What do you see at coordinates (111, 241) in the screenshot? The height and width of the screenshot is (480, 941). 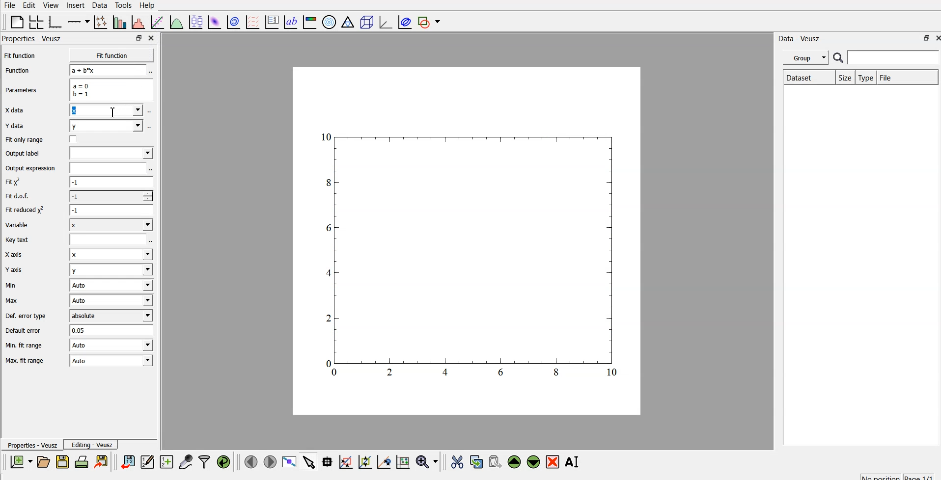 I see `entry text` at bounding box center [111, 241].